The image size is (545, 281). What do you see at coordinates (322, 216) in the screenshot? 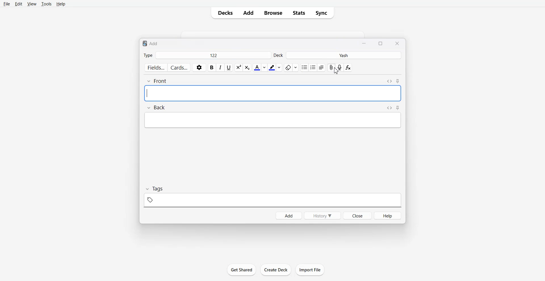
I see `History` at bounding box center [322, 216].